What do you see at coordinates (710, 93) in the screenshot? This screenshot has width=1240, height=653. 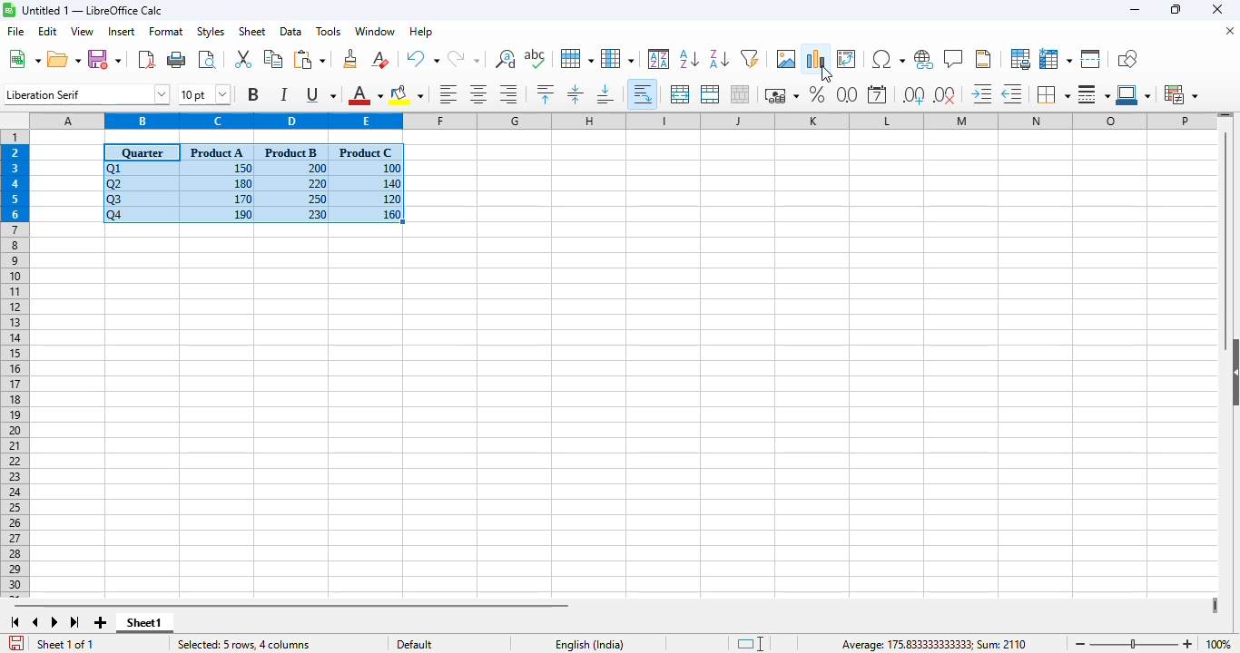 I see `merge cells` at bounding box center [710, 93].